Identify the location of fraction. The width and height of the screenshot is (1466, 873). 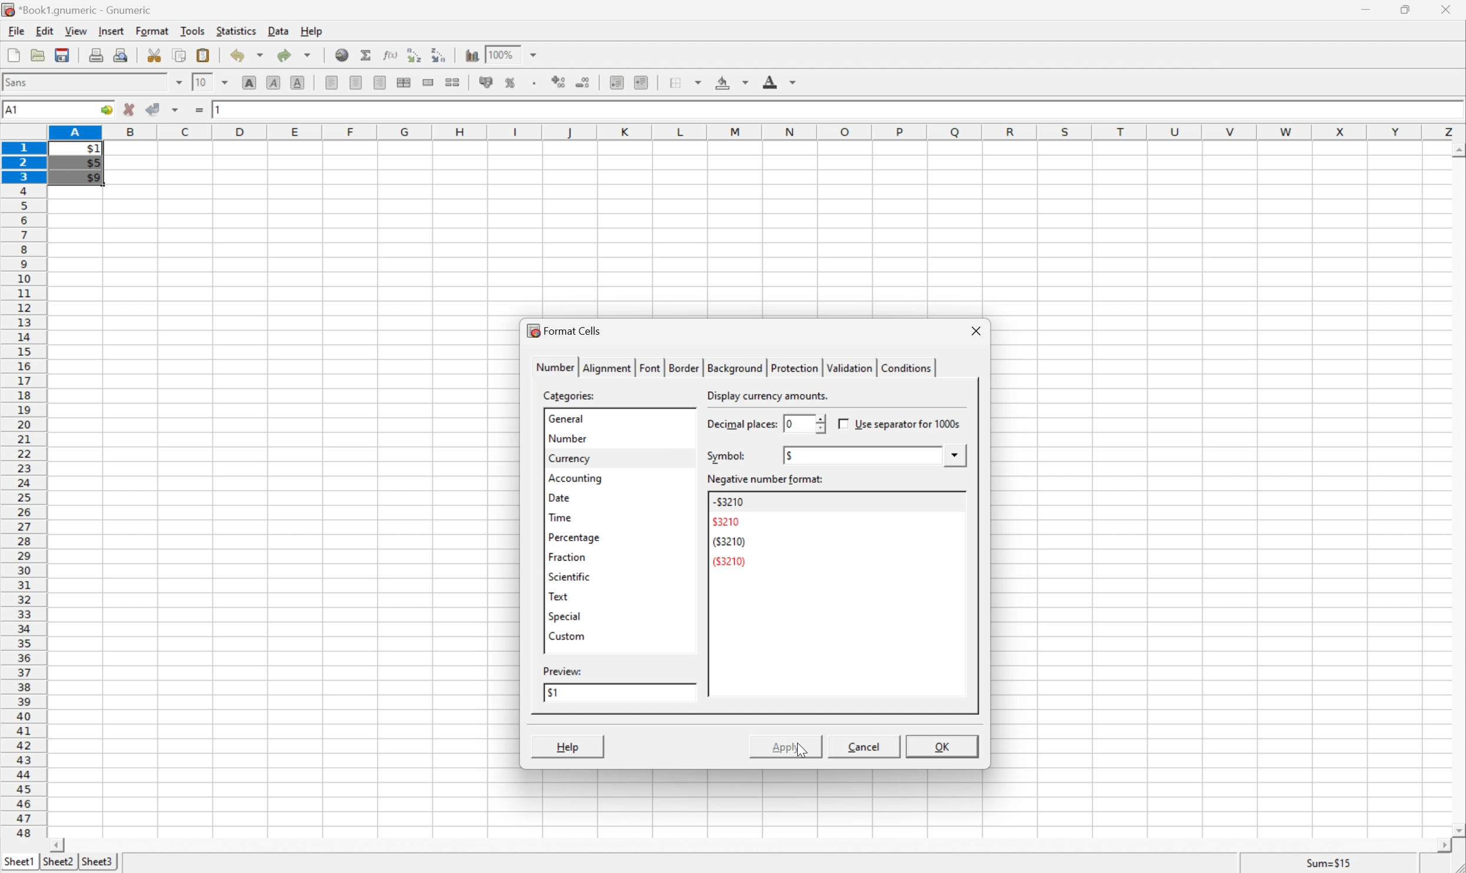
(566, 557).